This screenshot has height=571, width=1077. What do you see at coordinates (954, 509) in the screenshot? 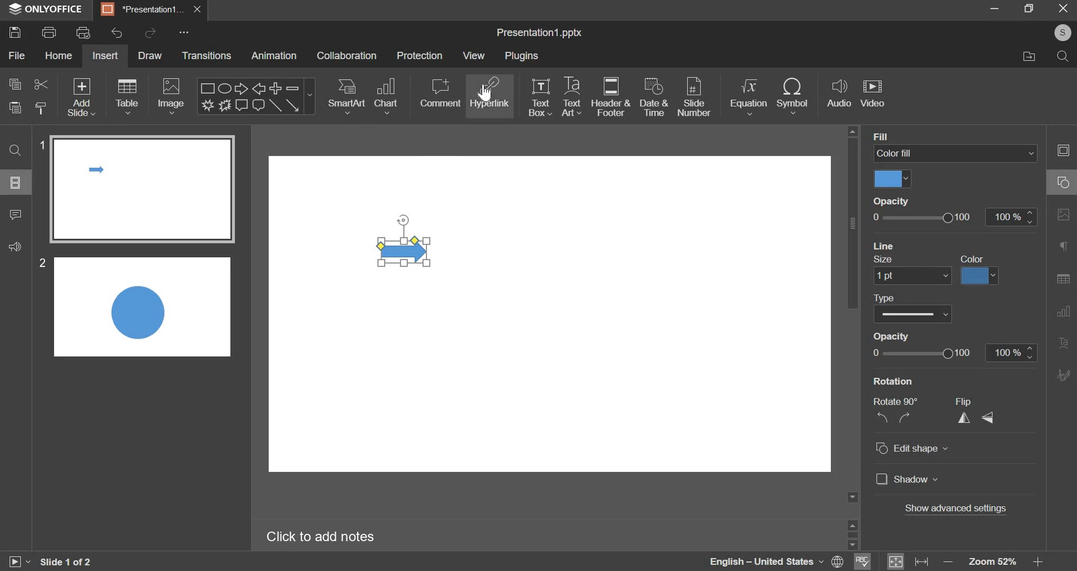
I see `show advanced settings` at bounding box center [954, 509].